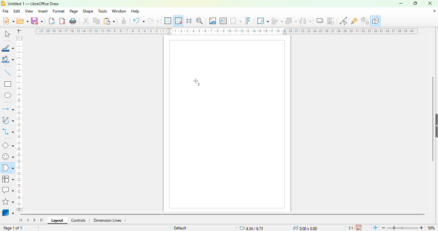 This screenshot has height=231, width=438. Describe the element at coordinates (8, 48) in the screenshot. I see `line color` at that location.